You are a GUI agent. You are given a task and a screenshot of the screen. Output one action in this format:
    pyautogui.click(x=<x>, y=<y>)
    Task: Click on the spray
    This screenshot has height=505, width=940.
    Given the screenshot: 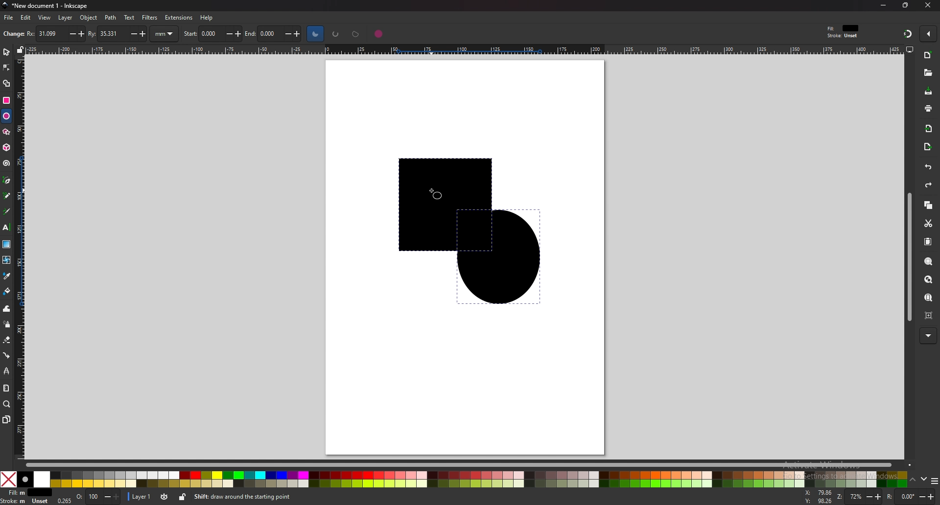 What is the action you would take?
    pyautogui.click(x=6, y=324)
    